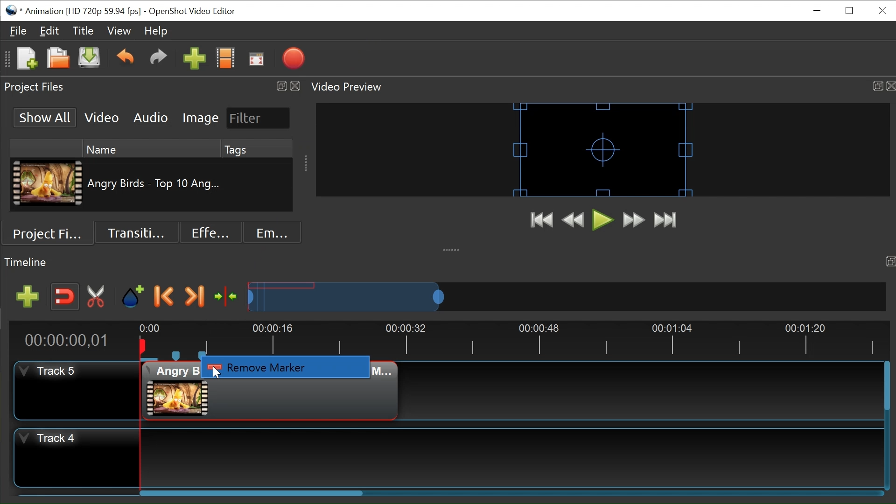 This screenshot has height=504, width=896. I want to click on Cursor, so click(203, 363).